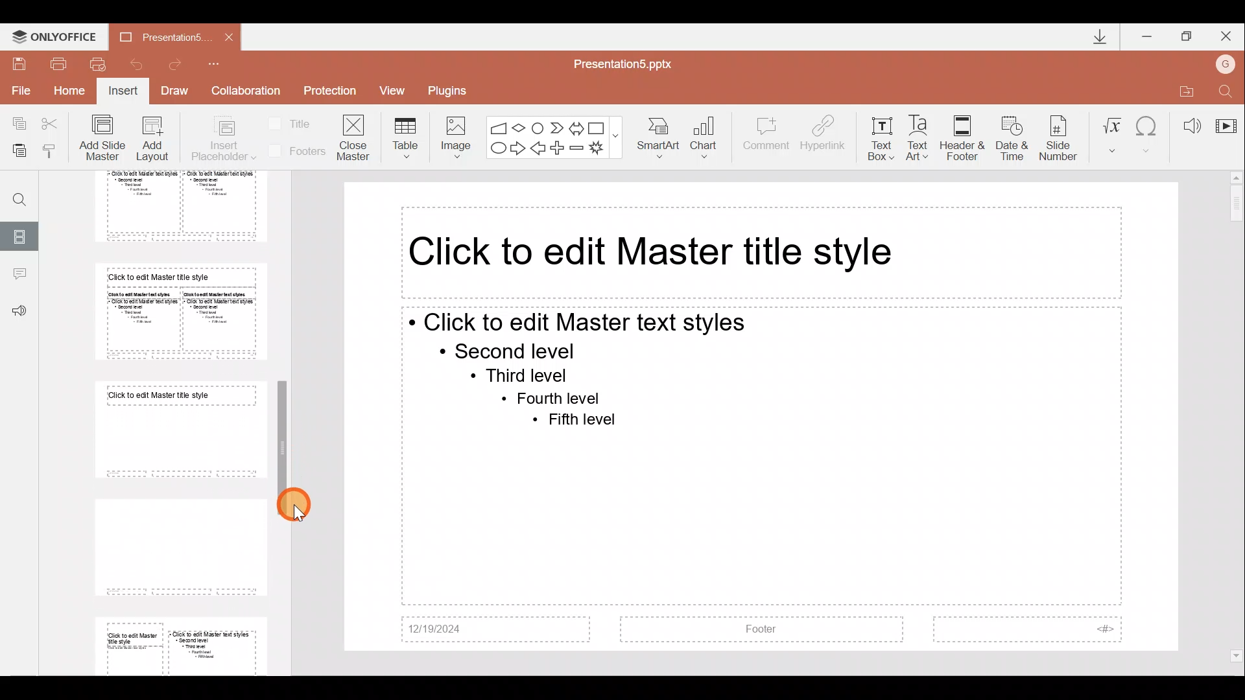 Image resolution: width=1245 pixels, height=700 pixels. Describe the element at coordinates (538, 125) in the screenshot. I see `Flowchart-connector` at that location.